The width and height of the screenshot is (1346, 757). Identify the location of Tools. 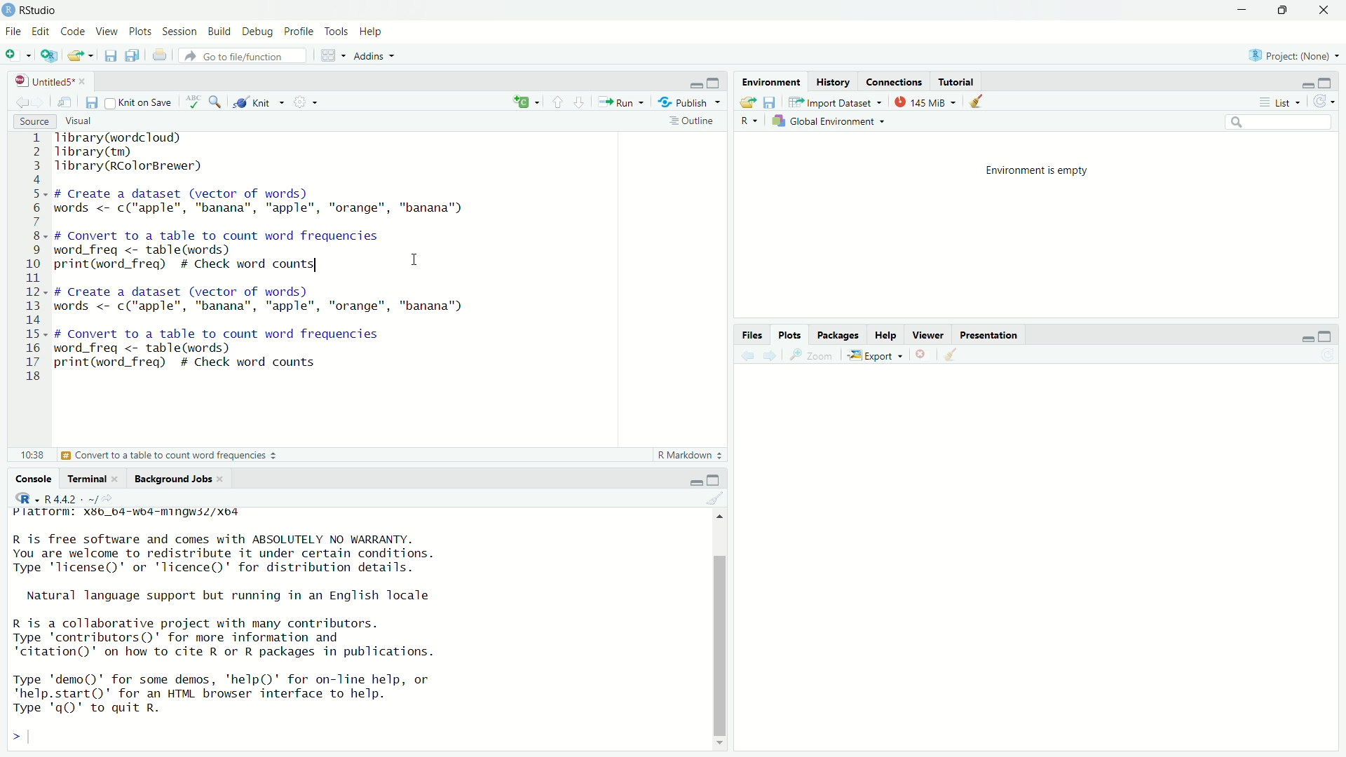
(336, 30).